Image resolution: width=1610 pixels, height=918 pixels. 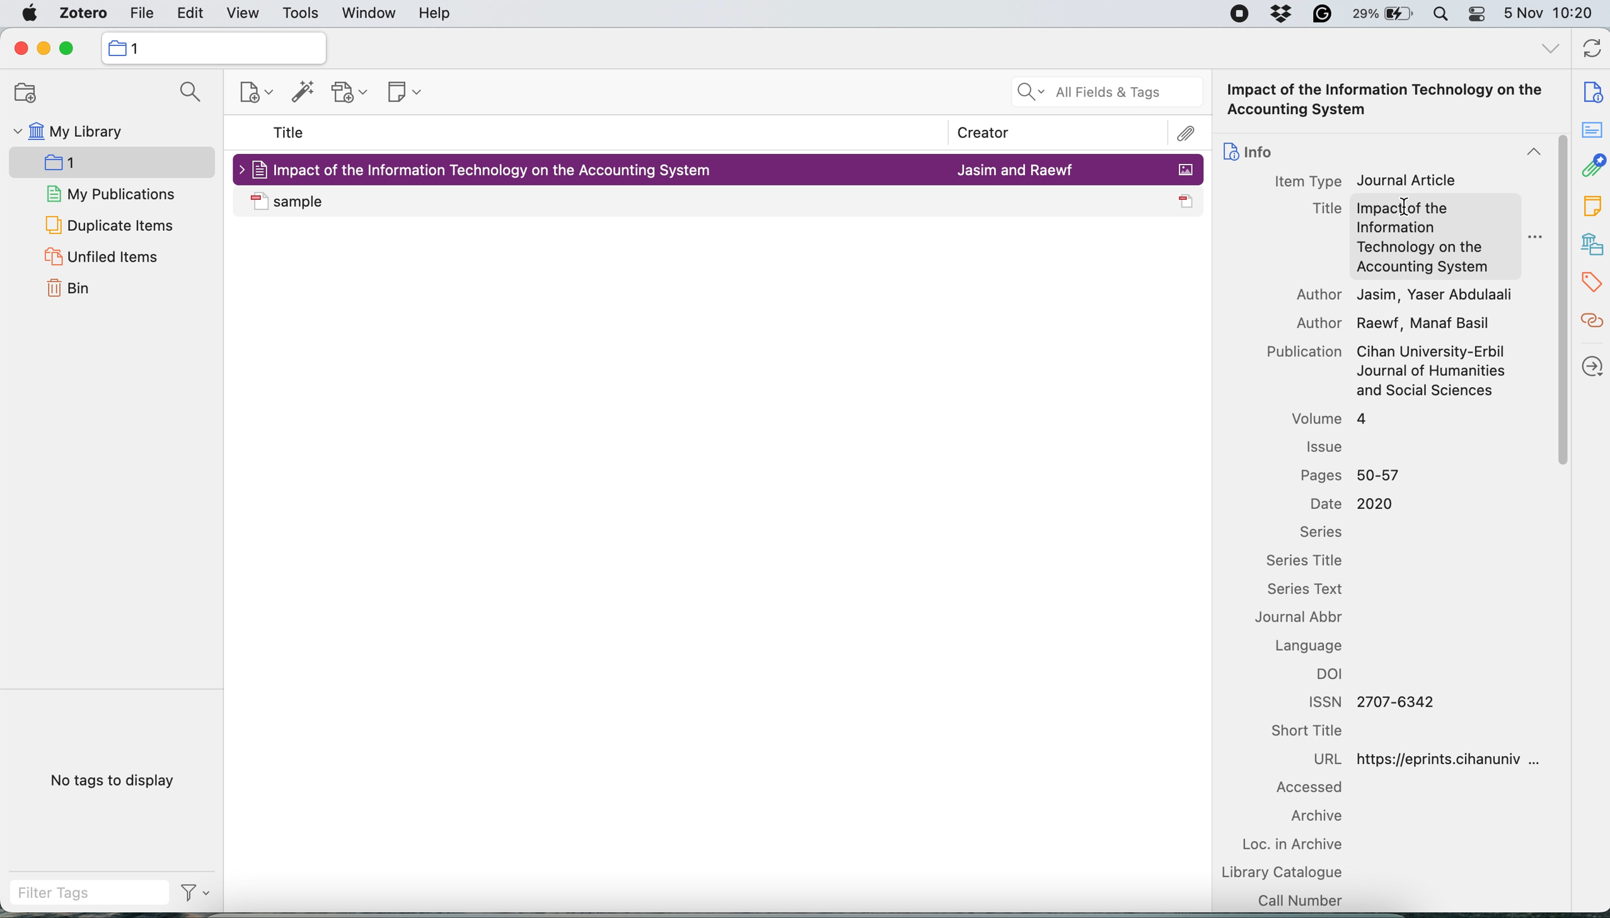 I want to click on view, so click(x=241, y=15).